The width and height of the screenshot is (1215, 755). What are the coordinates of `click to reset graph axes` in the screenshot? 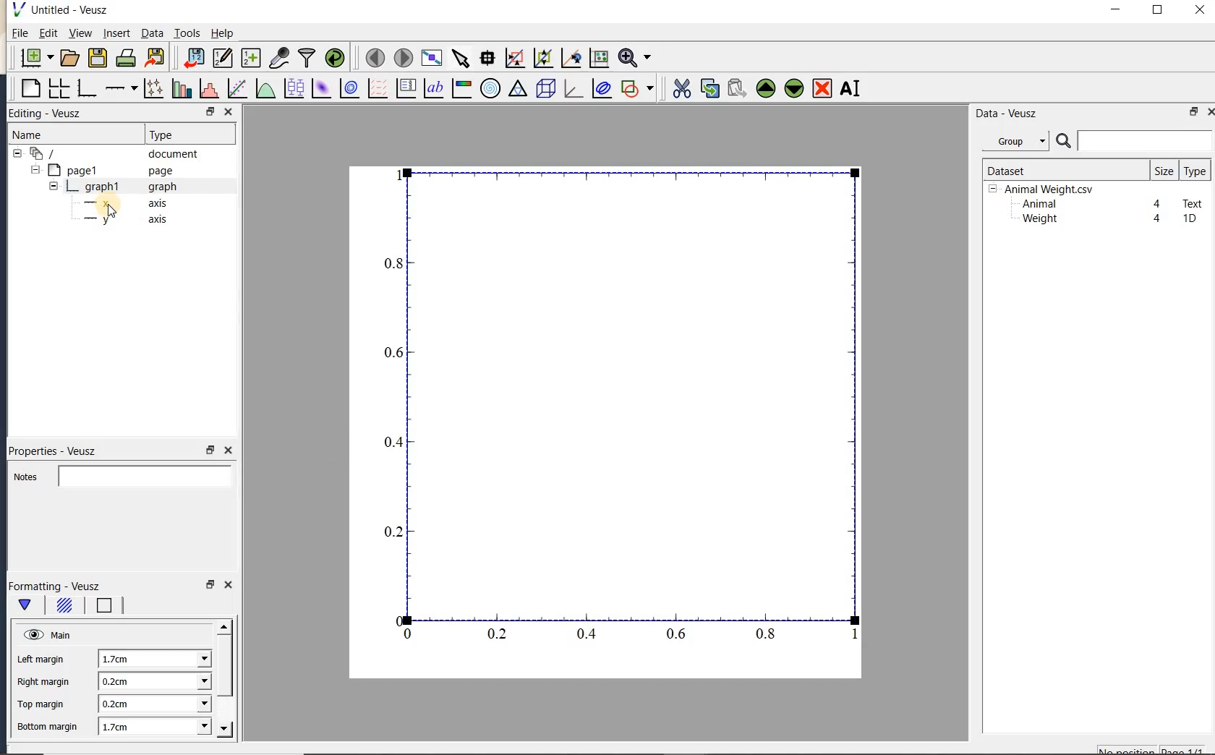 It's located at (599, 59).